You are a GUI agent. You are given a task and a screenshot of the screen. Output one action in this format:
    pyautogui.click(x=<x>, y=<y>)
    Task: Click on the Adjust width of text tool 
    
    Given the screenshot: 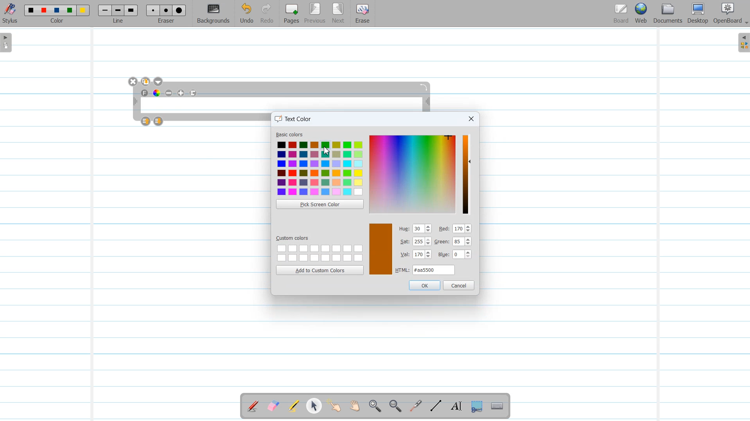 What is the action you would take?
    pyautogui.click(x=135, y=102)
    